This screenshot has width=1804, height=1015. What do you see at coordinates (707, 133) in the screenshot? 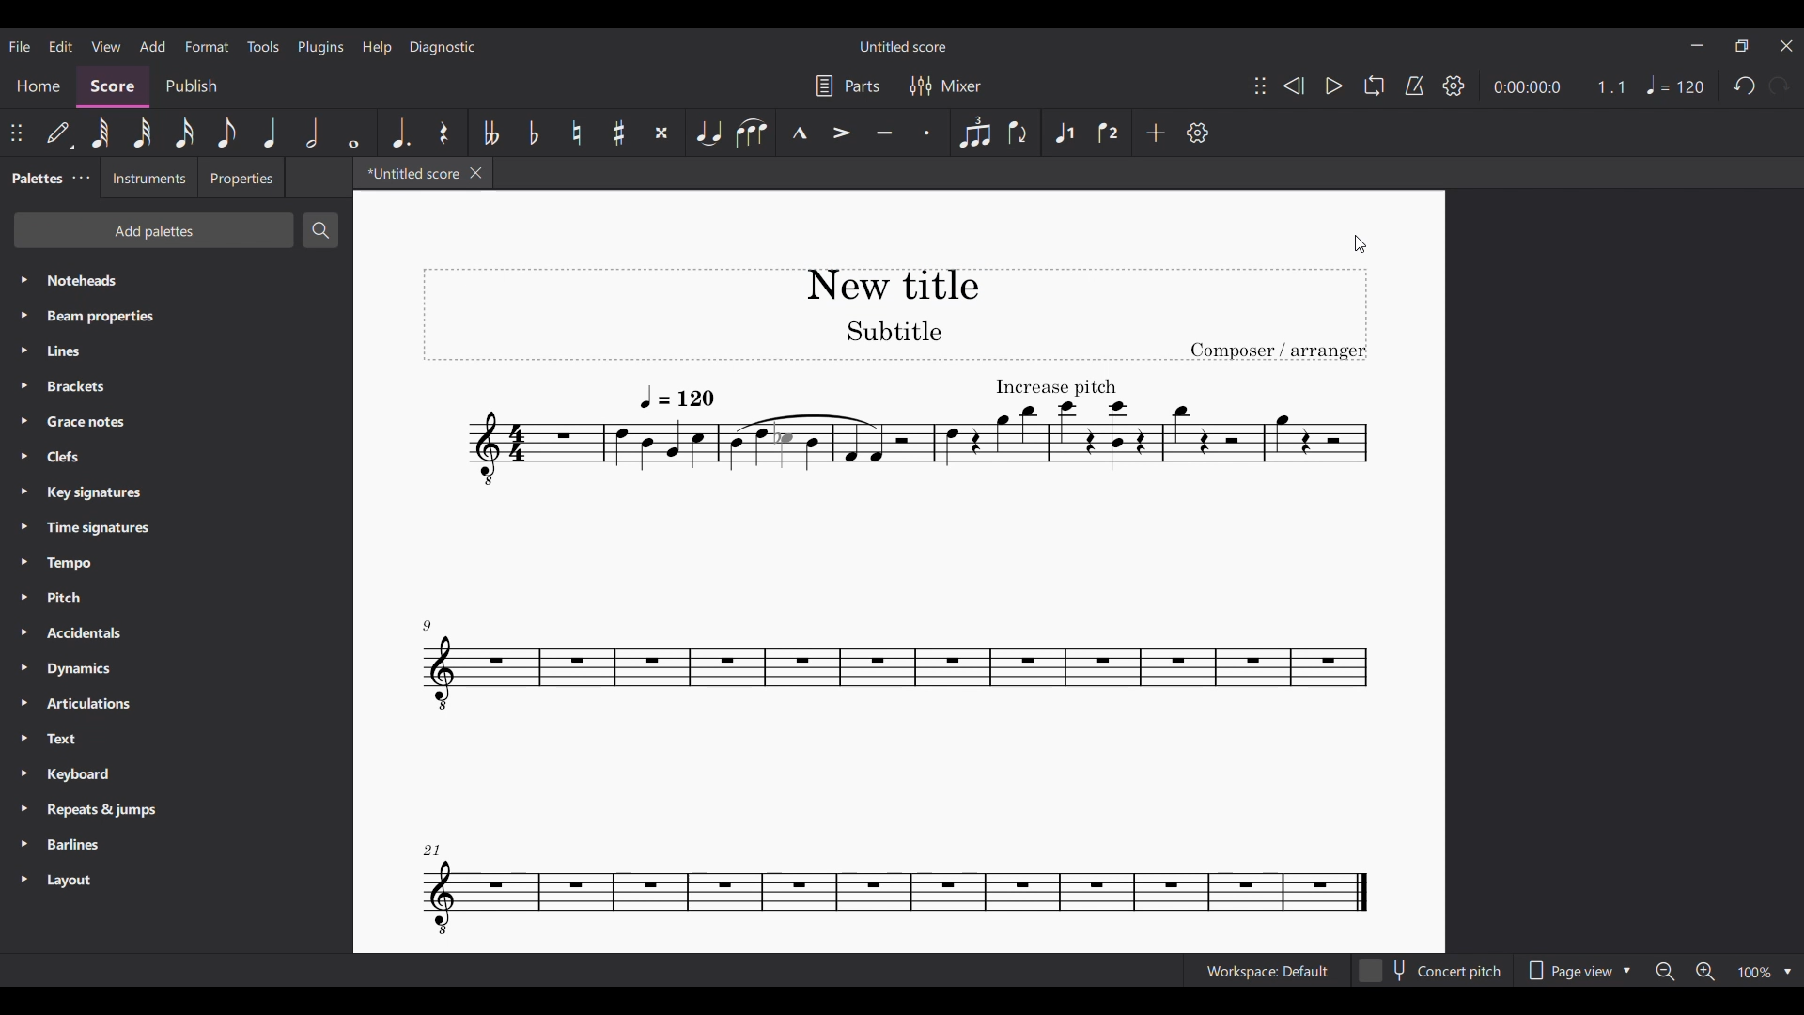
I see `Tie` at bounding box center [707, 133].